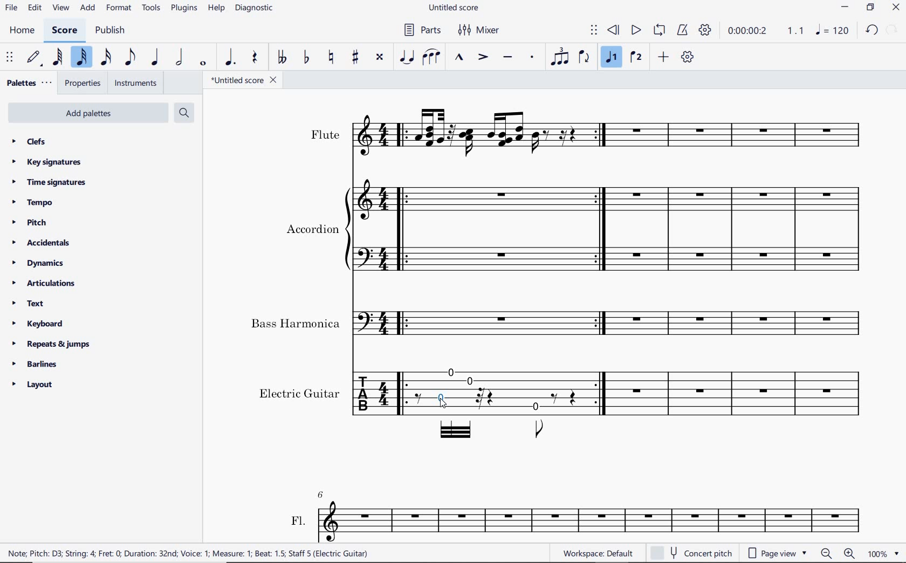  Describe the element at coordinates (178, 57) in the screenshot. I see `half note` at that location.